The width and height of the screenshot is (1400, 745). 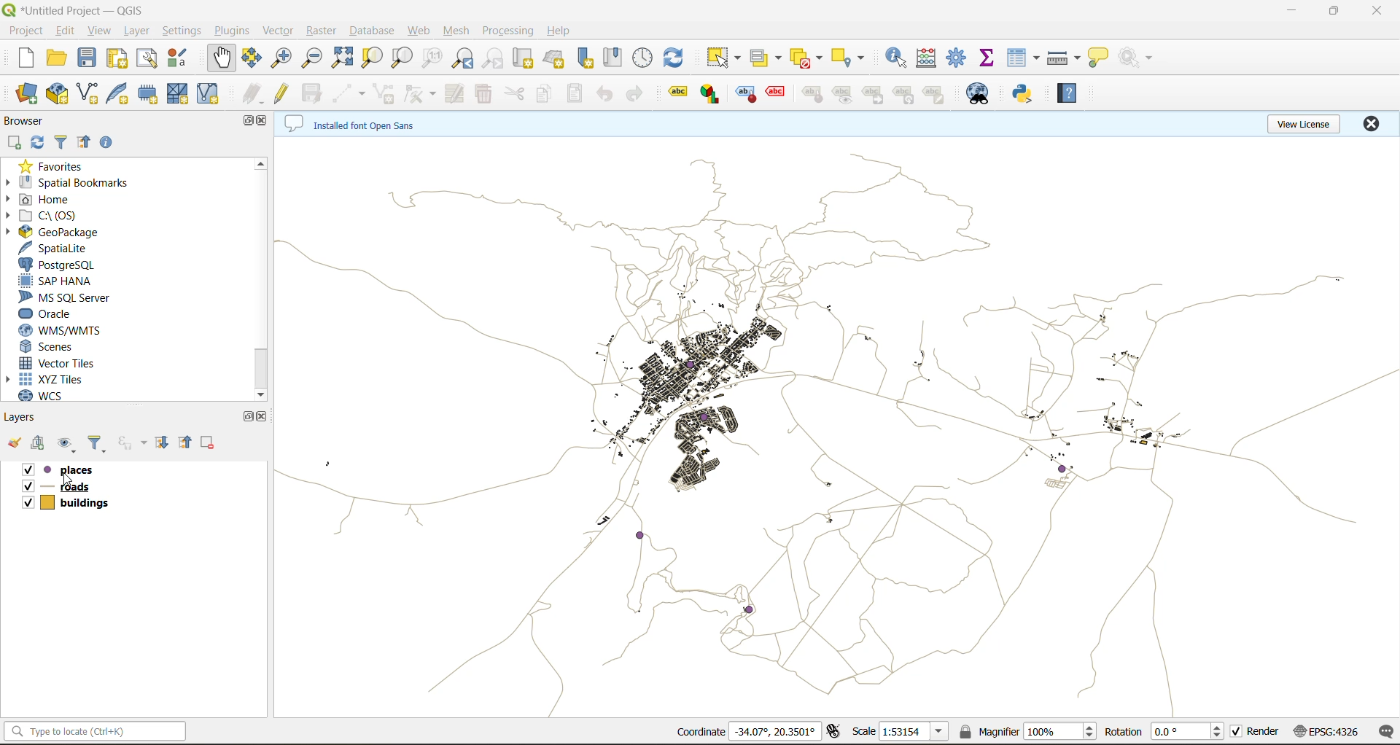 I want to click on collapse all, so click(x=187, y=442).